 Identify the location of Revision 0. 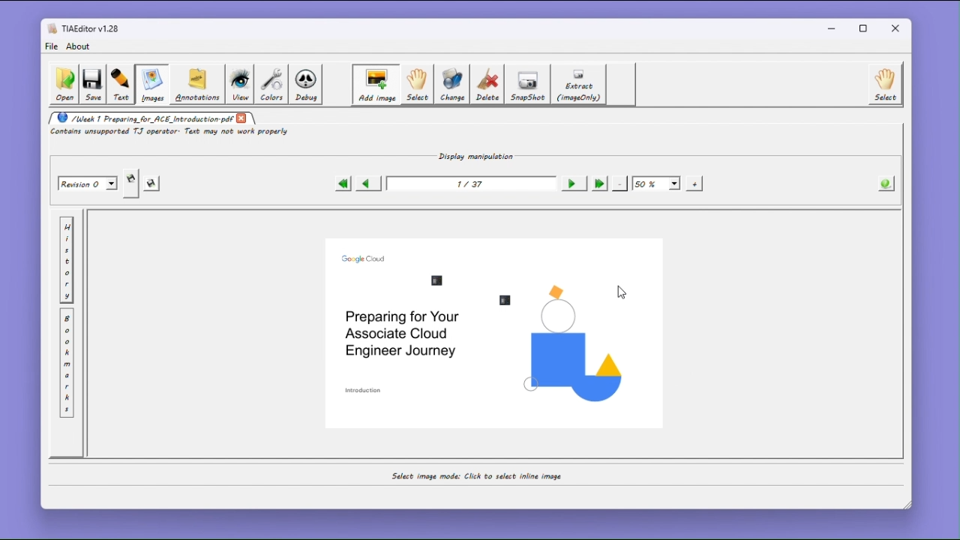
(88, 184).